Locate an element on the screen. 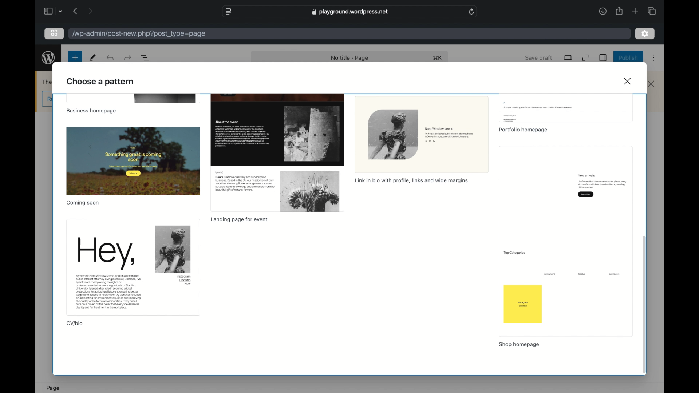 The image size is (699, 393). tools is located at coordinates (92, 58).